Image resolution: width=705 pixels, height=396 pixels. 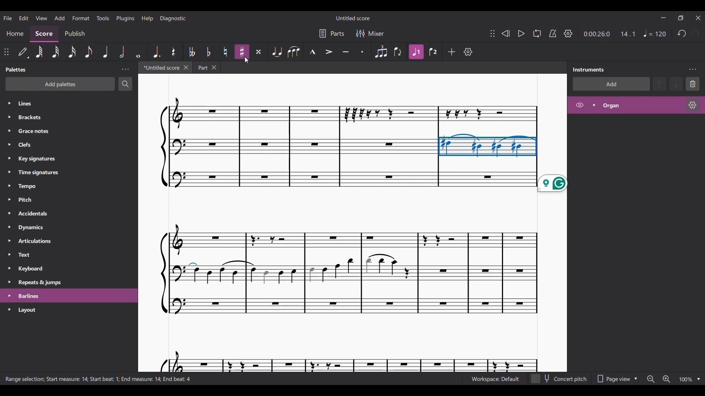 I want to click on 16th note, so click(x=72, y=52).